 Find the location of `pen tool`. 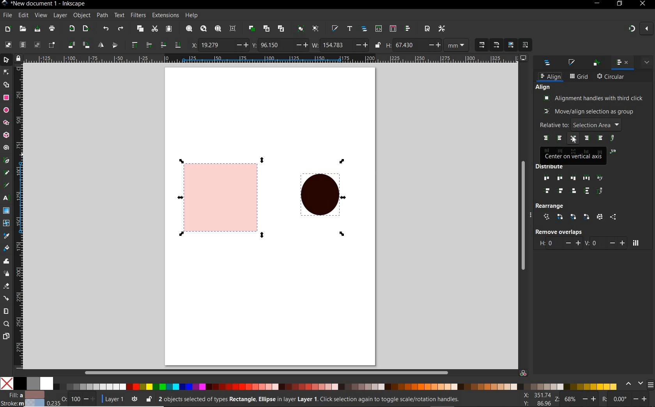

pen tool is located at coordinates (6, 160).